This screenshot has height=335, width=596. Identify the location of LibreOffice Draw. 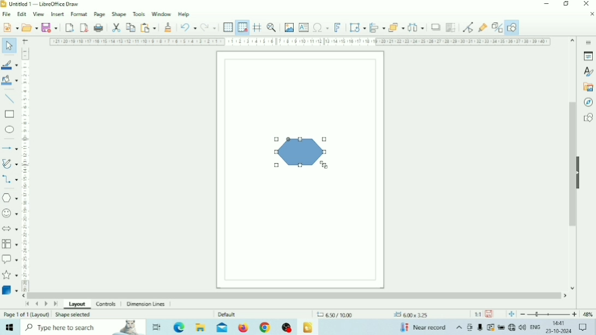
(308, 328).